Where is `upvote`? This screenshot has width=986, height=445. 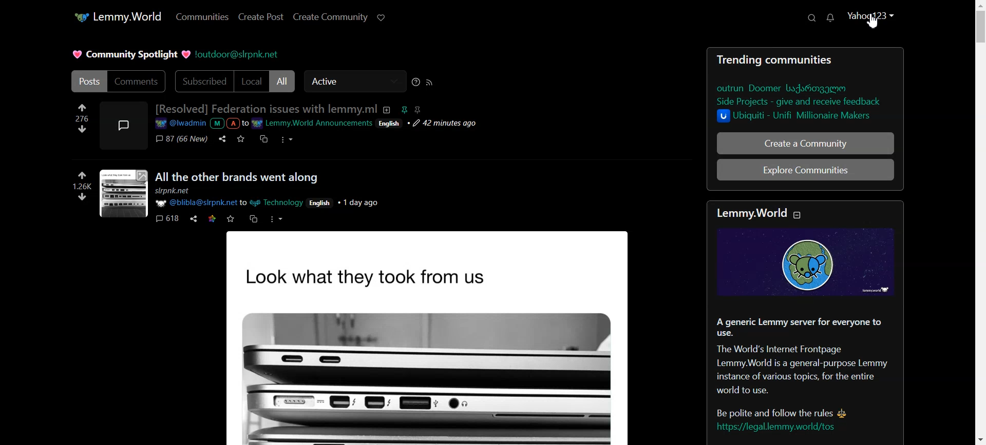
upvote is located at coordinates (82, 175).